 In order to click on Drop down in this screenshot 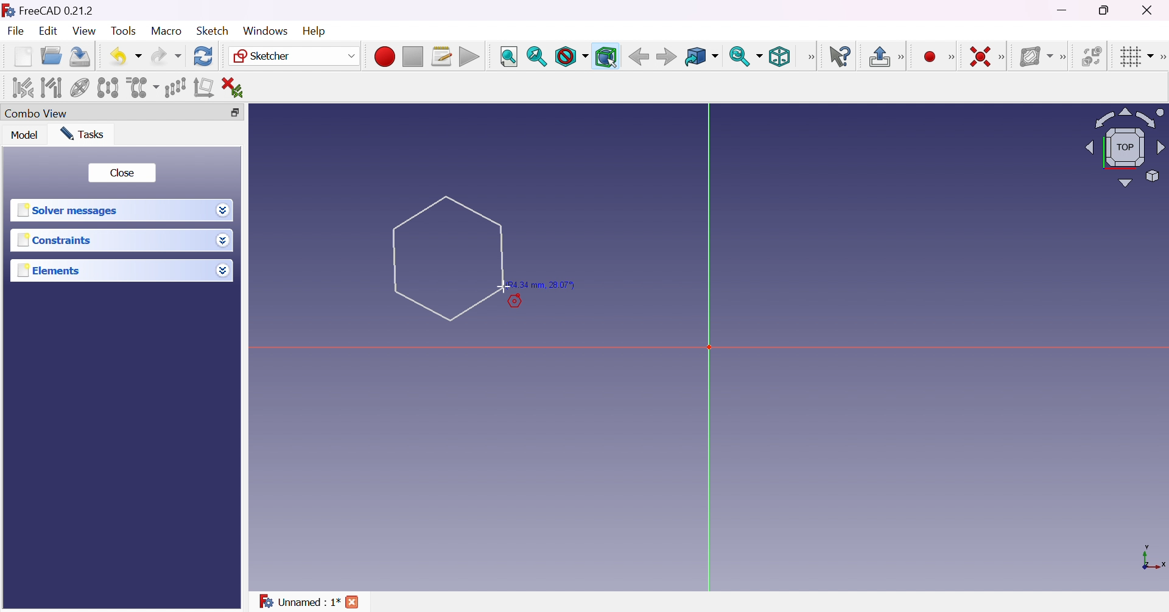, I will do `click(226, 242)`.